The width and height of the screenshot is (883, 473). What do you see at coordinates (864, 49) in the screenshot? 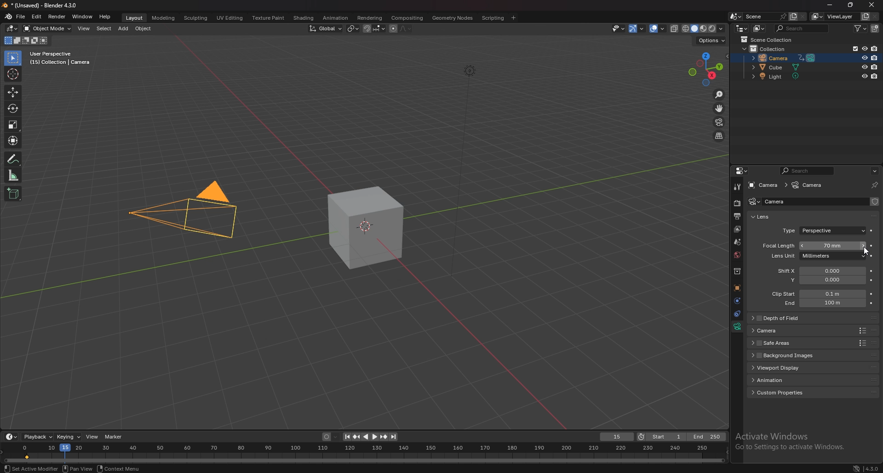
I see `hide in viewport` at bounding box center [864, 49].